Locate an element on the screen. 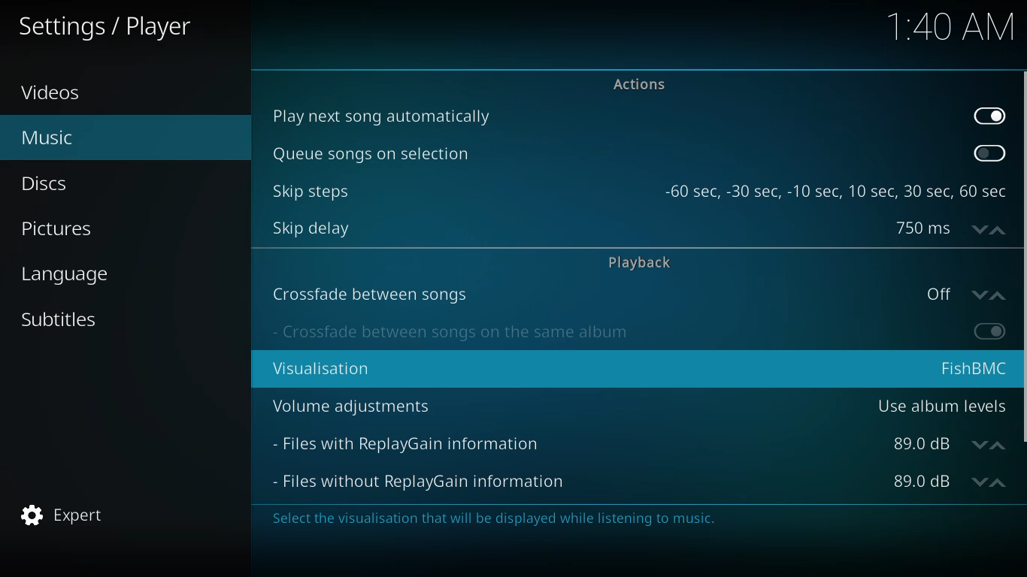 The width and height of the screenshot is (1027, 577). skip steps is located at coordinates (309, 191).